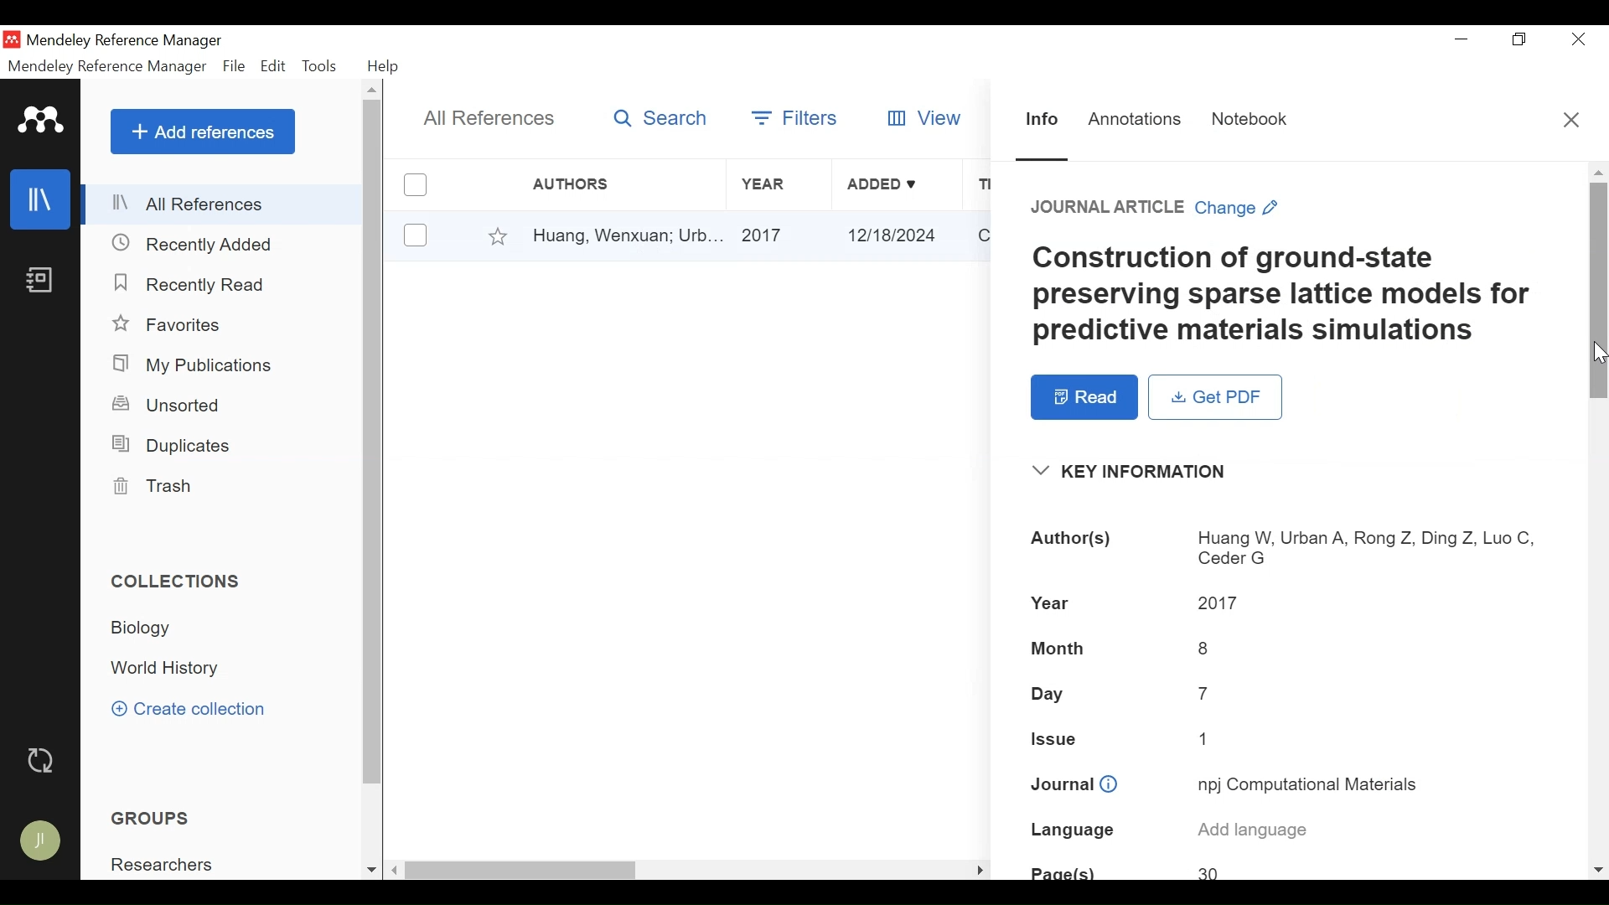 Image resolution: width=1609 pixels, height=905 pixels. What do you see at coordinates (1213, 397) in the screenshot?
I see `Get PDF` at bounding box center [1213, 397].